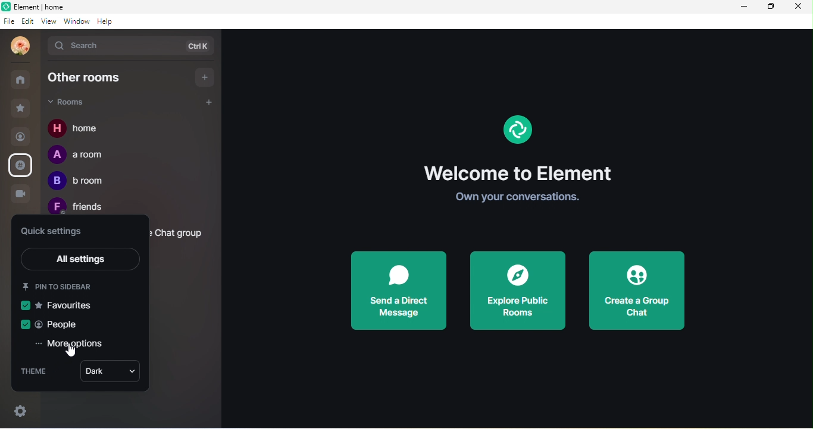 This screenshot has width=813, height=429. What do you see at coordinates (521, 186) in the screenshot?
I see `welcome to element own your conversation` at bounding box center [521, 186].